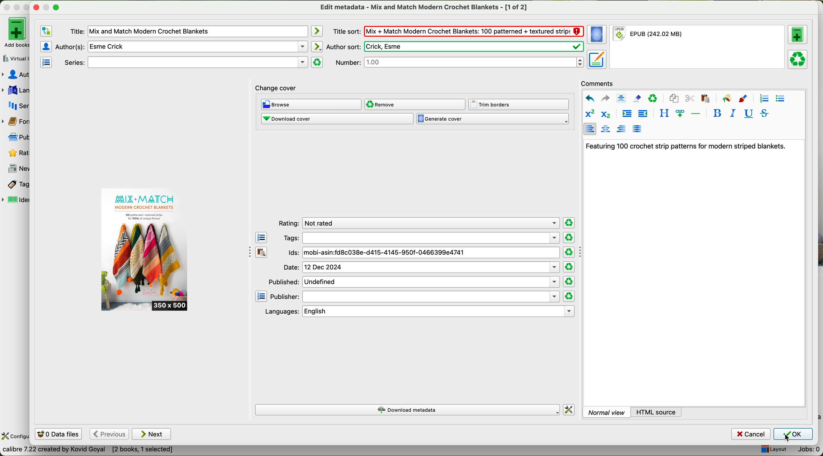  What do you see at coordinates (798, 34) in the screenshot?
I see `add a format to this book` at bounding box center [798, 34].